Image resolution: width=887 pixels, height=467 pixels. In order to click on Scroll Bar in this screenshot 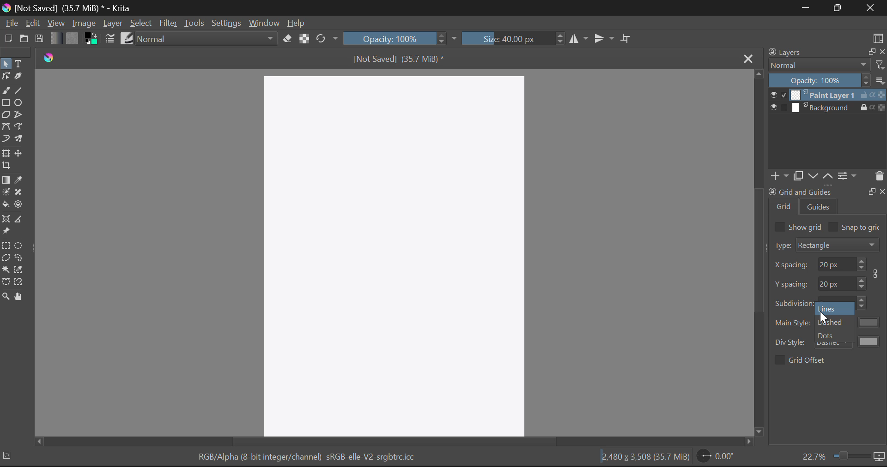, I will do `click(397, 443)`.